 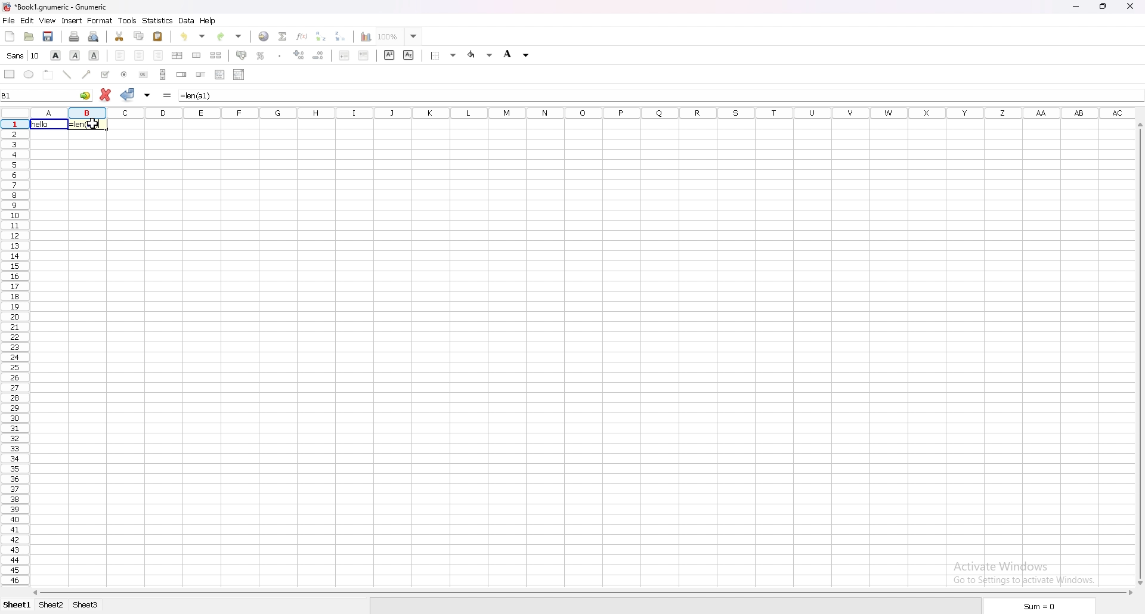 I want to click on split merged, so click(x=216, y=55).